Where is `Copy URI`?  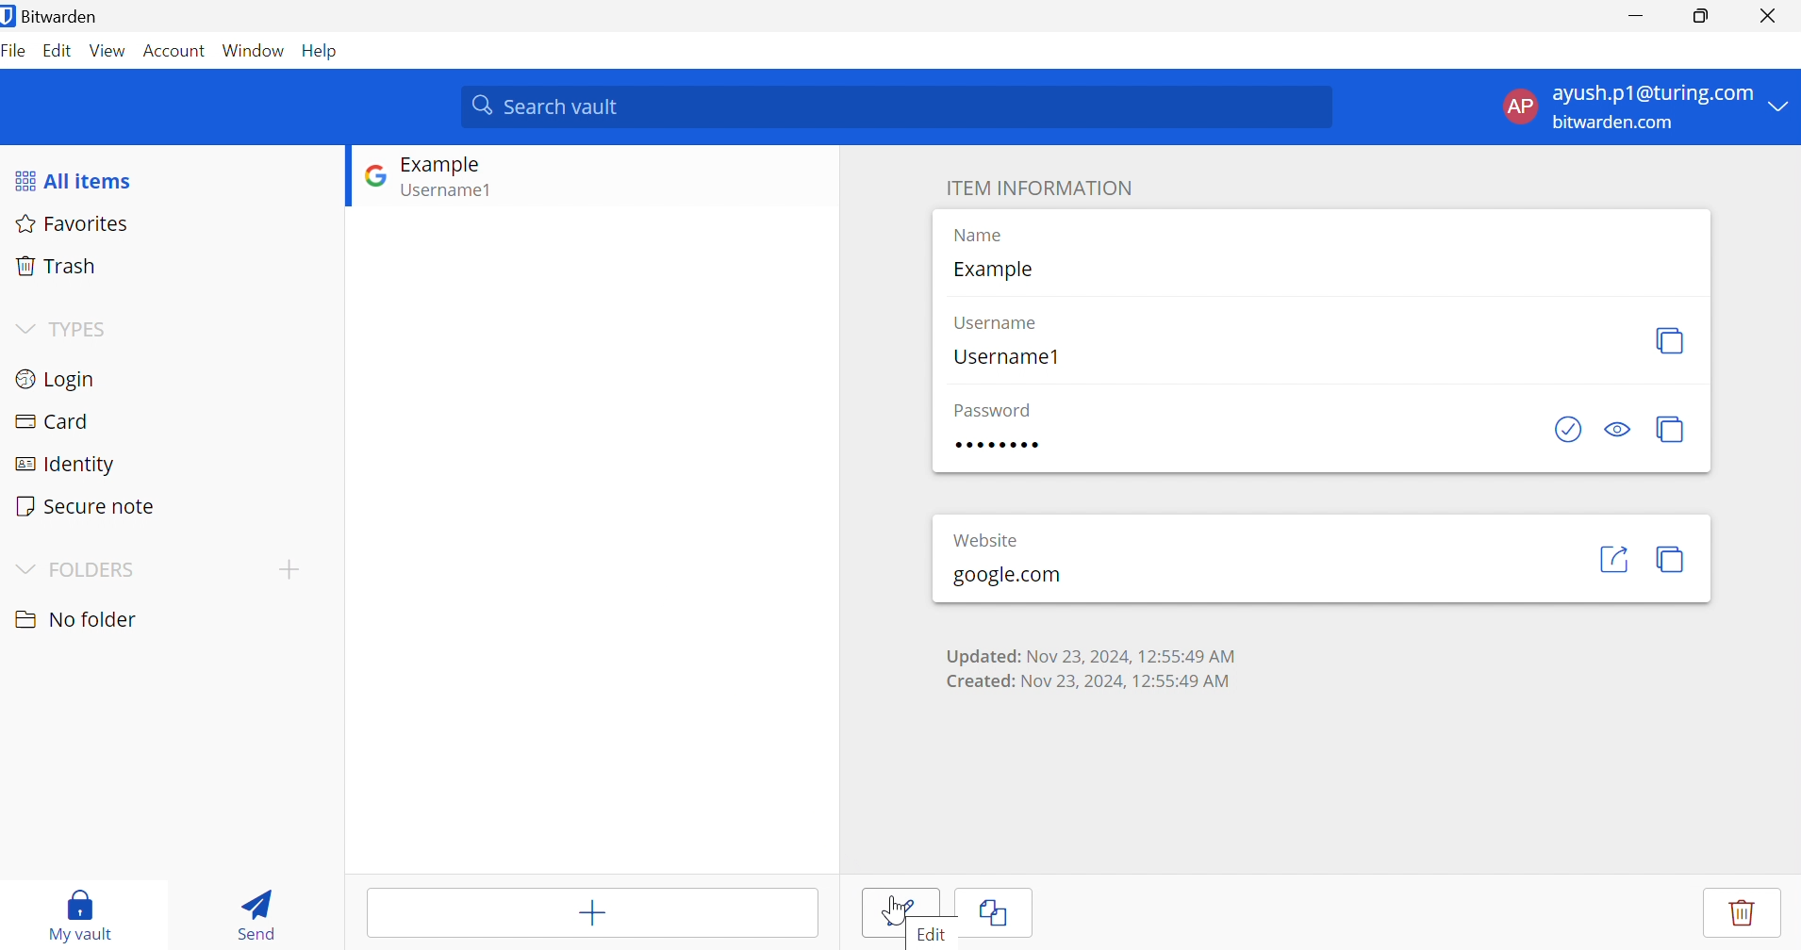 Copy URI is located at coordinates (1675, 561).